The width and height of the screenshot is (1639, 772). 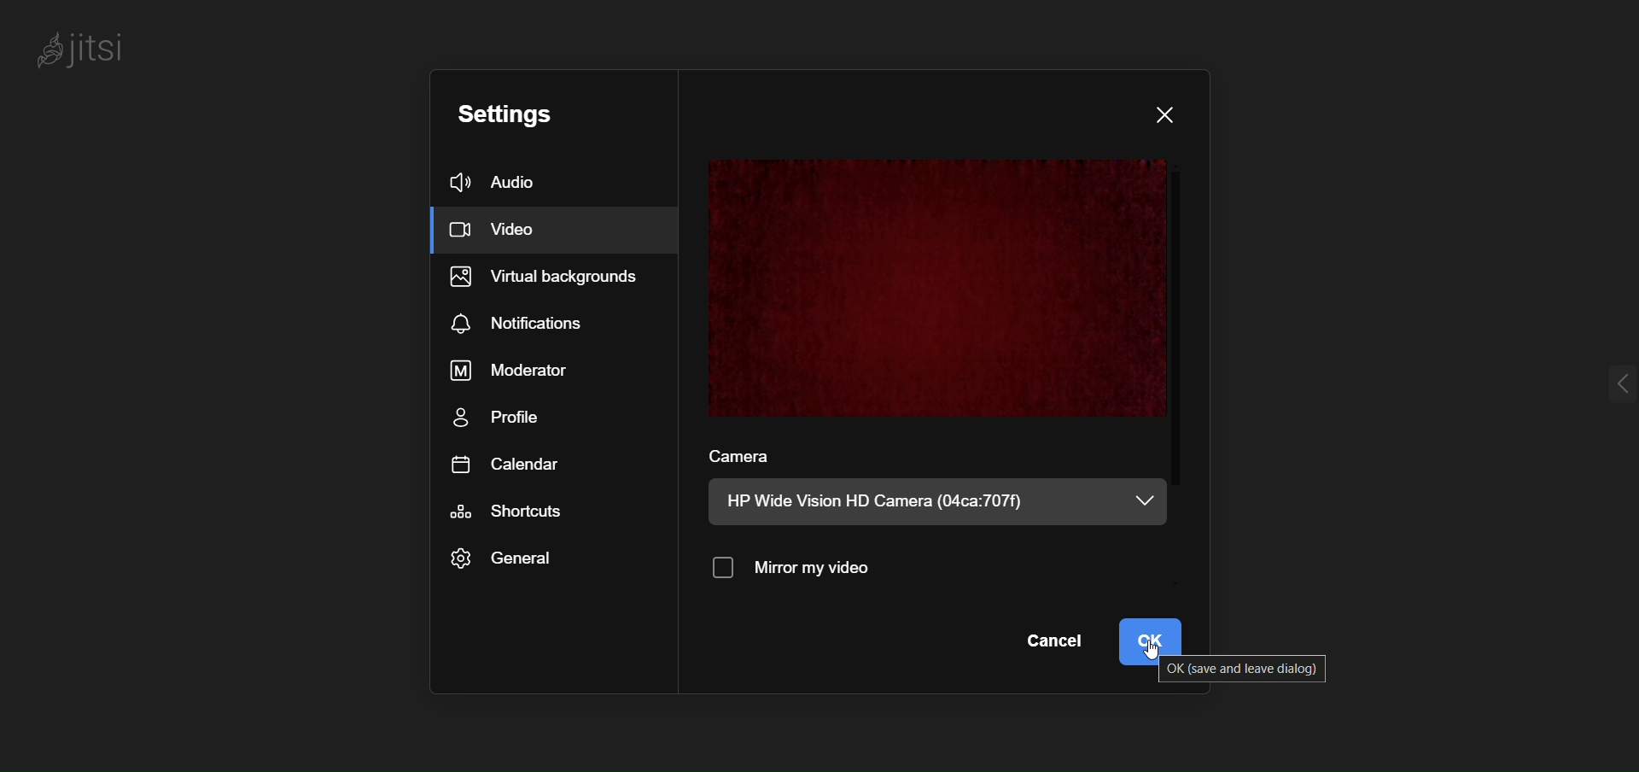 What do you see at coordinates (1157, 654) in the screenshot?
I see `cursor` at bounding box center [1157, 654].